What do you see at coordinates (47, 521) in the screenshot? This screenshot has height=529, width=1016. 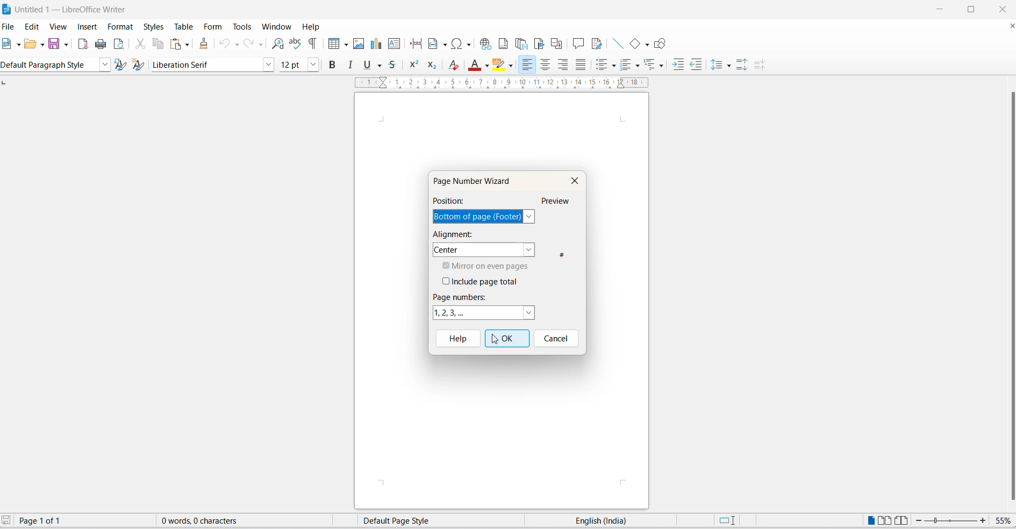 I see `Page 1 of 1` at bounding box center [47, 521].